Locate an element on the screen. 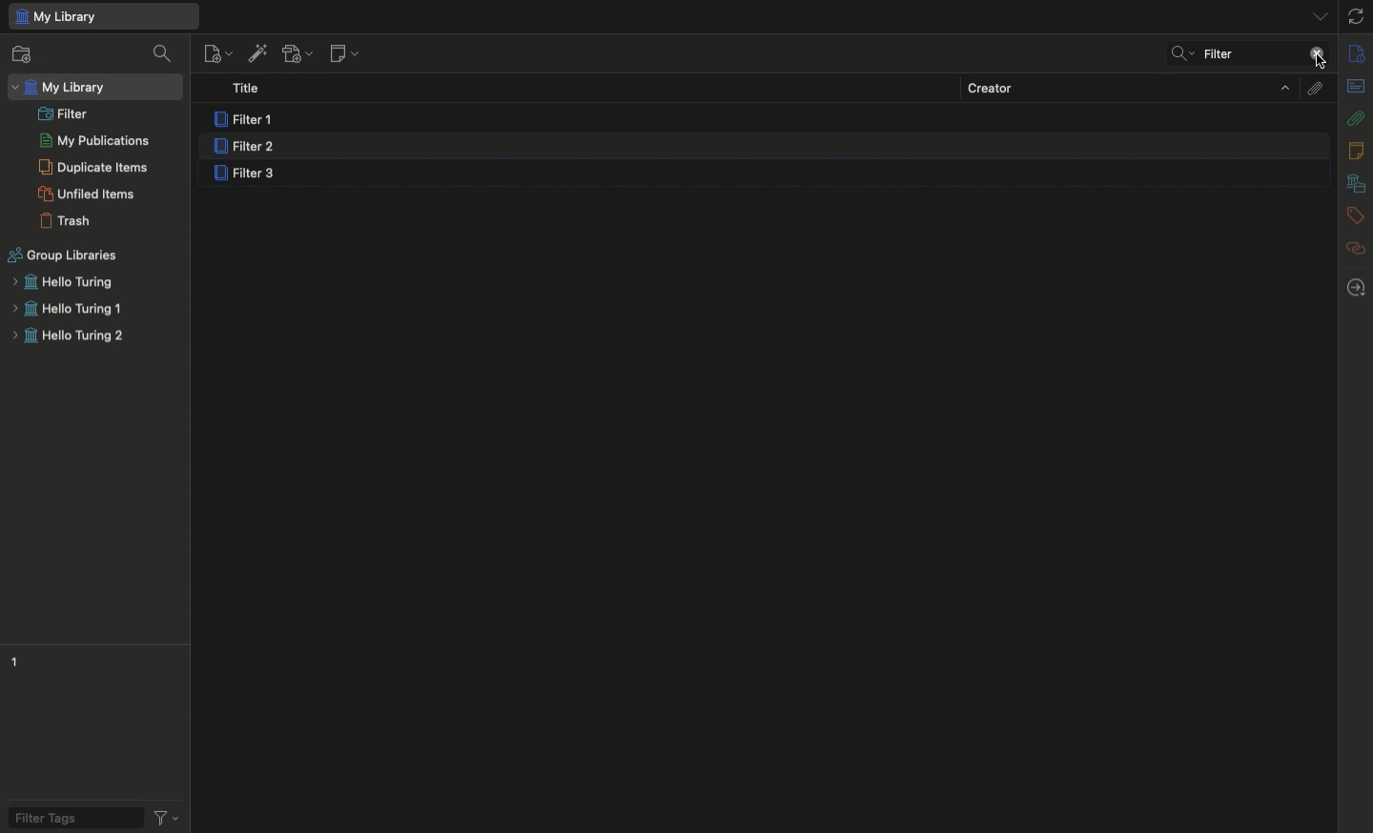 The image size is (1373, 833). Attachments is located at coordinates (1313, 87).